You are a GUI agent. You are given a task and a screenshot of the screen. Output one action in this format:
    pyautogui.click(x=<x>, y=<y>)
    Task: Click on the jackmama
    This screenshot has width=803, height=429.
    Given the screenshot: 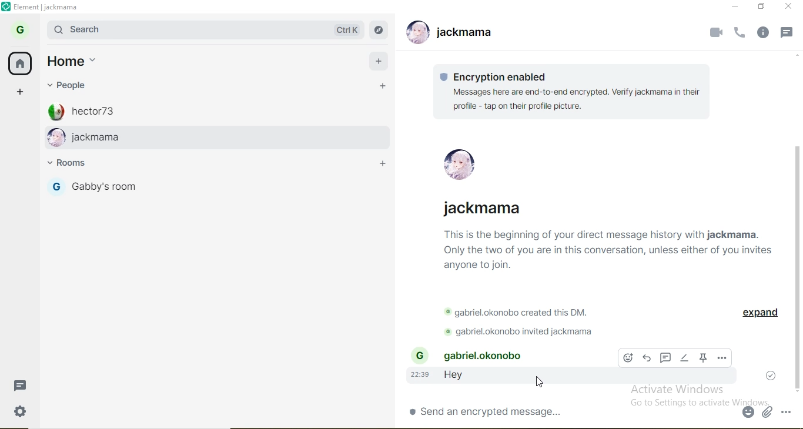 What is the action you would take?
    pyautogui.click(x=227, y=137)
    